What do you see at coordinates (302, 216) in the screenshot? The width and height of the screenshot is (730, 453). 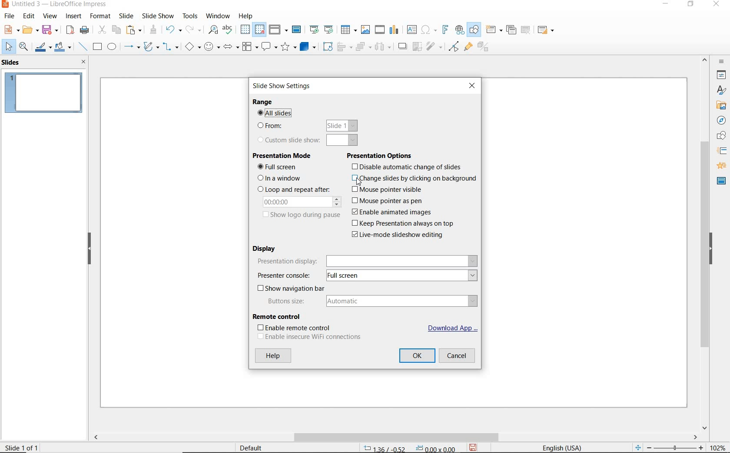 I see `SHOW LOGO DURING PAUSE` at bounding box center [302, 216].